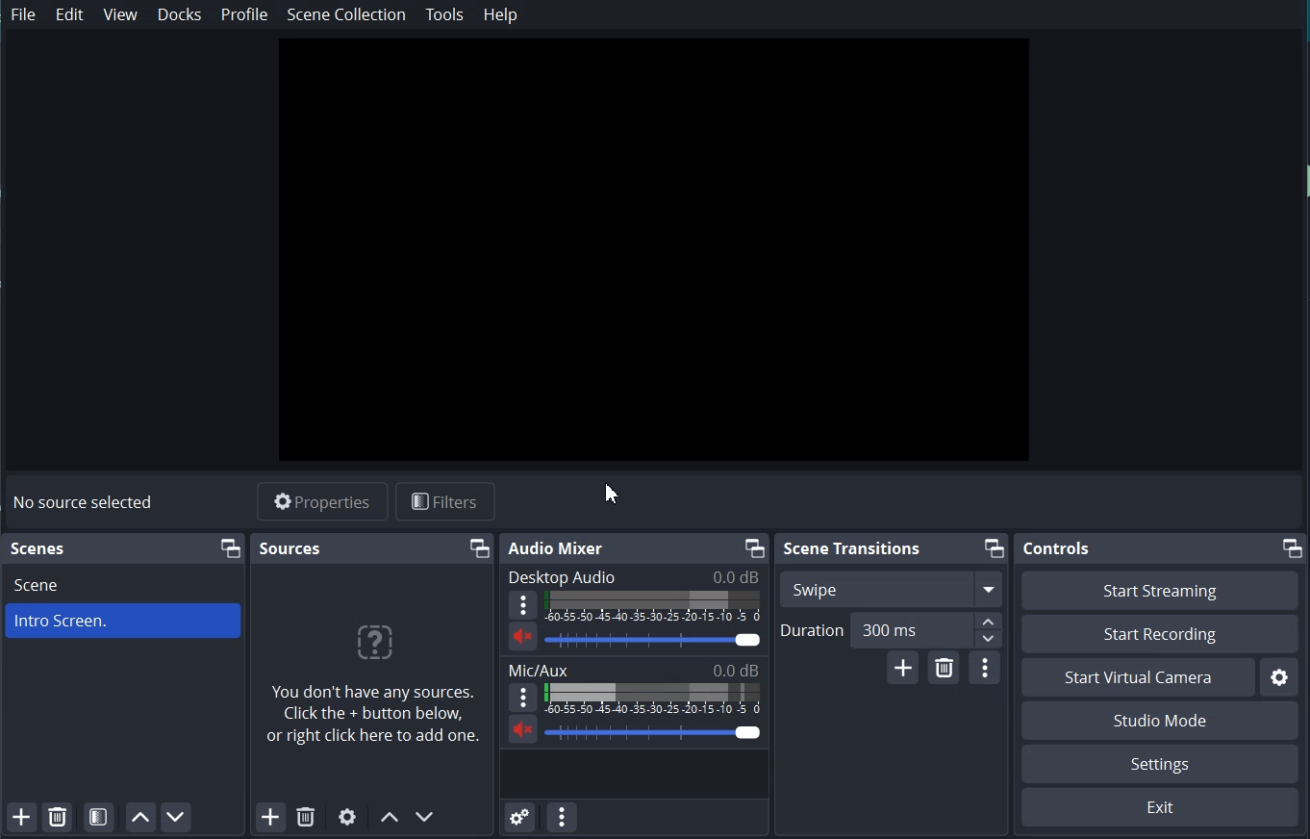  I want to click on Maximize, so click(993, 548).